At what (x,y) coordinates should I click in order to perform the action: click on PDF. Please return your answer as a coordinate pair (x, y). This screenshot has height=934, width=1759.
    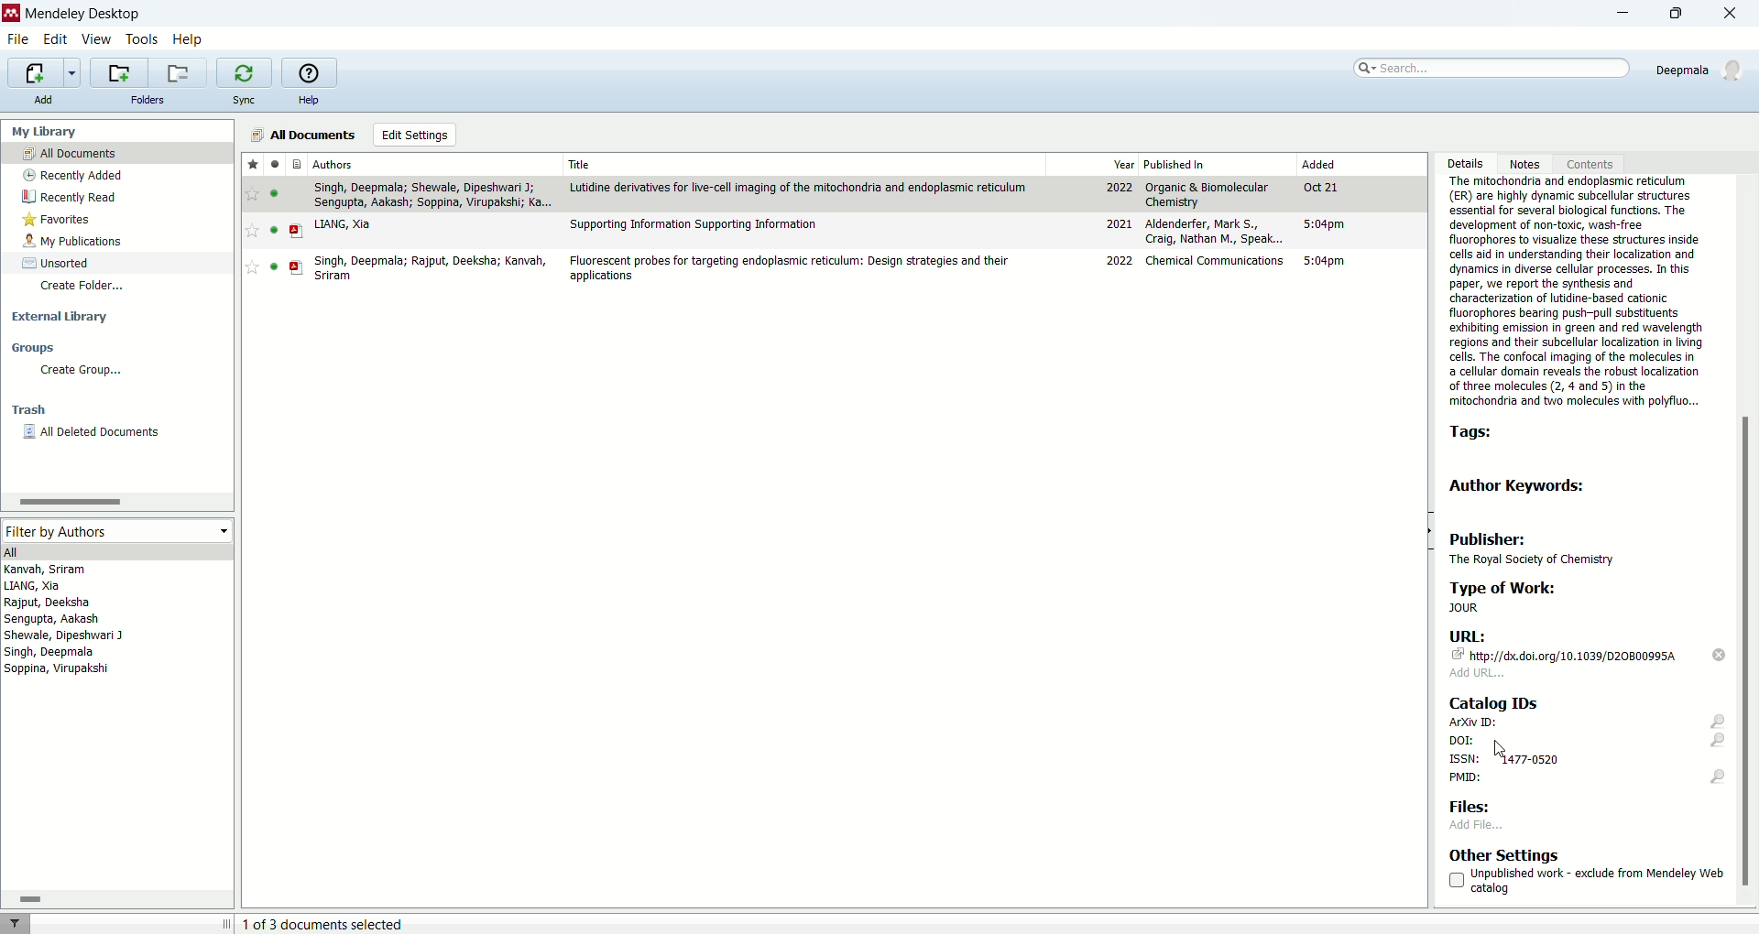
    Looking at the image, I should click on (297, 267).